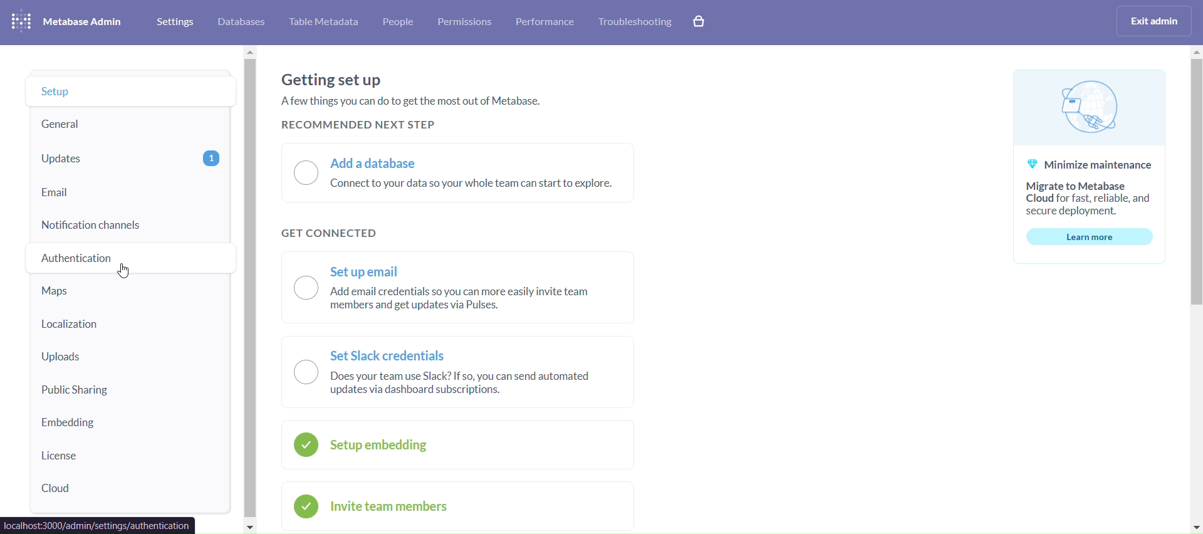  I want to click on embedding, so click(128, 424).